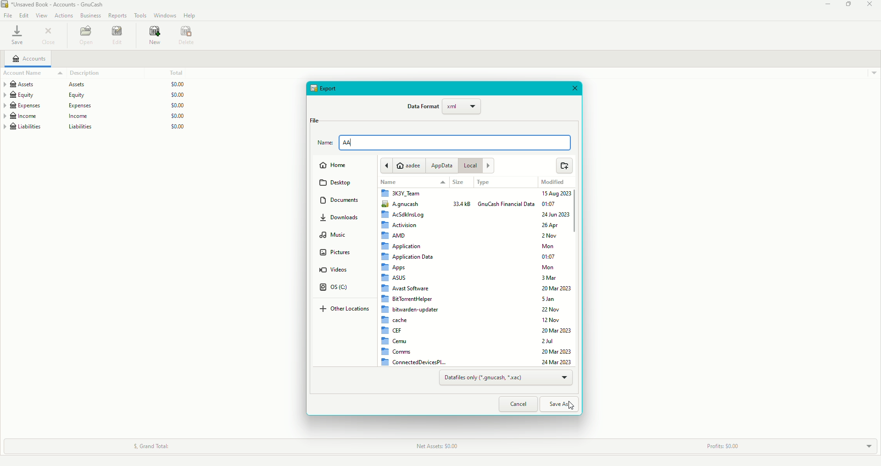 This screenshot has height=466, width=881. I want to click on Tools, so click(139, 16).